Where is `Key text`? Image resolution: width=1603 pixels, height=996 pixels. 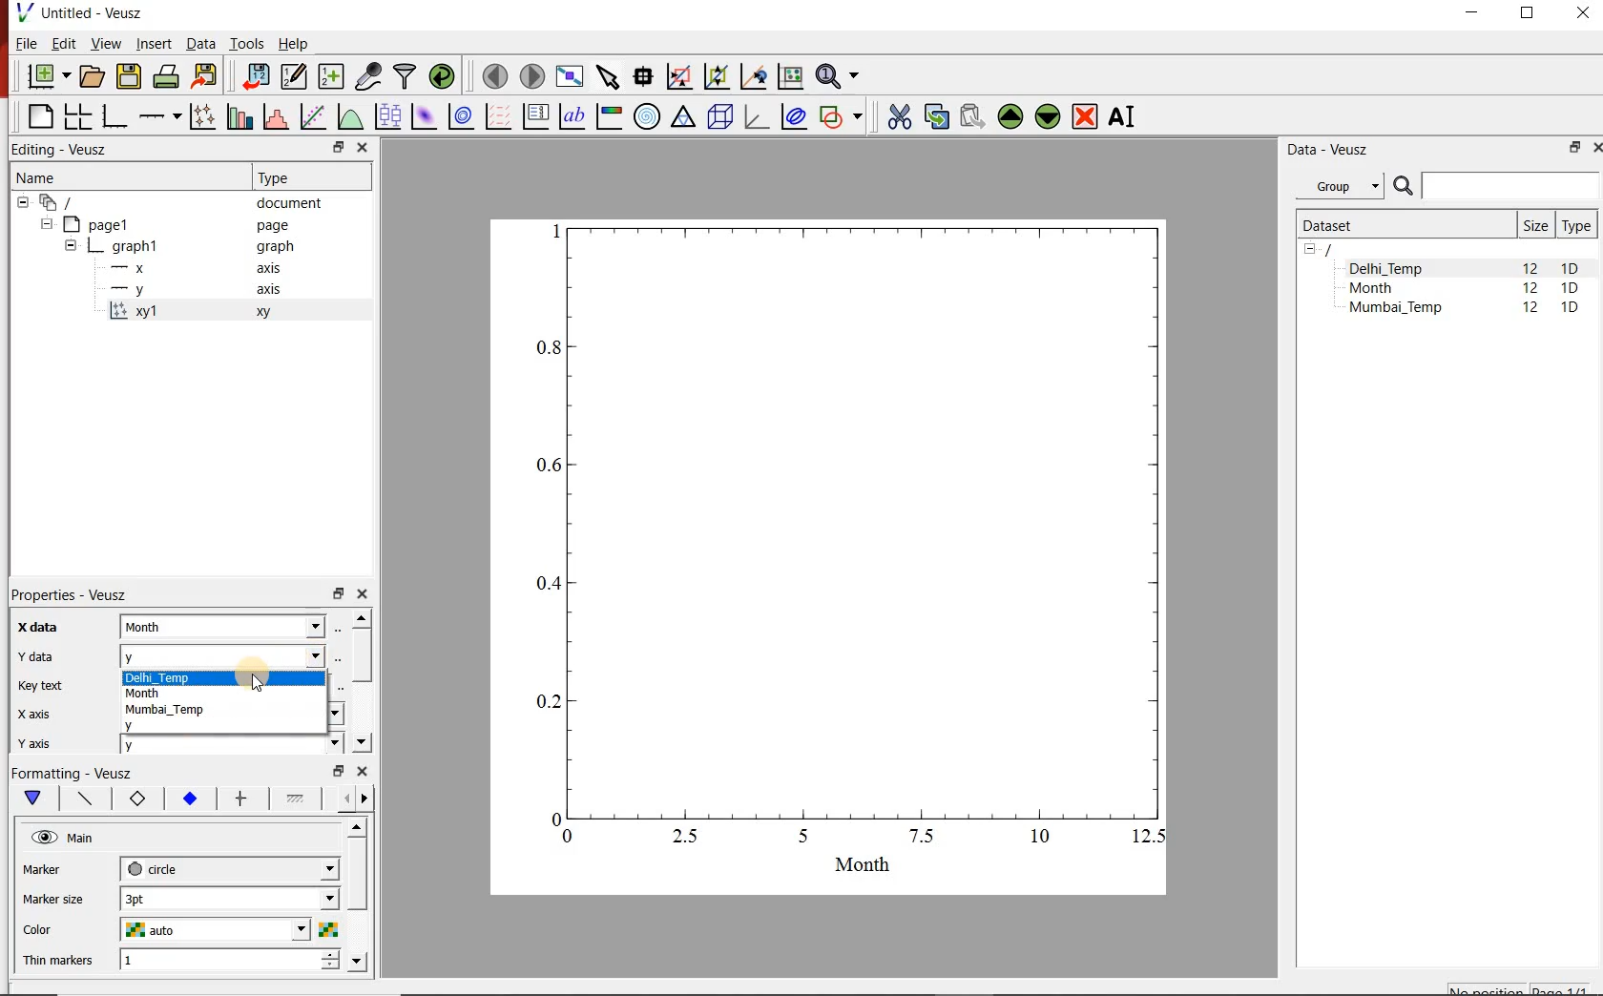 Key text is located at coordinates (39, 687).